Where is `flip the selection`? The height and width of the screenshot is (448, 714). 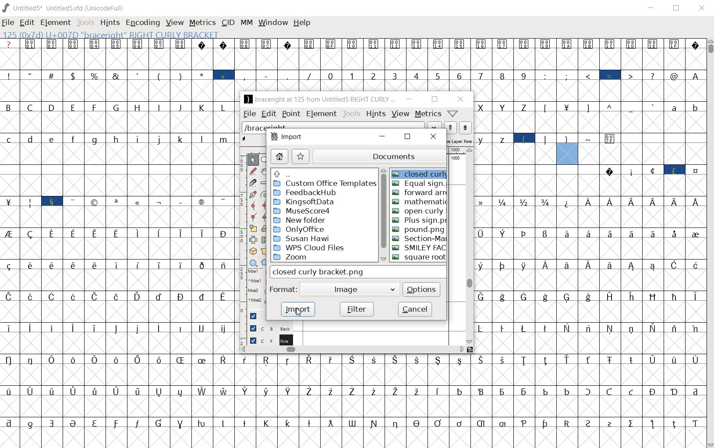 flip the selection is located at coordinates (265, 229).